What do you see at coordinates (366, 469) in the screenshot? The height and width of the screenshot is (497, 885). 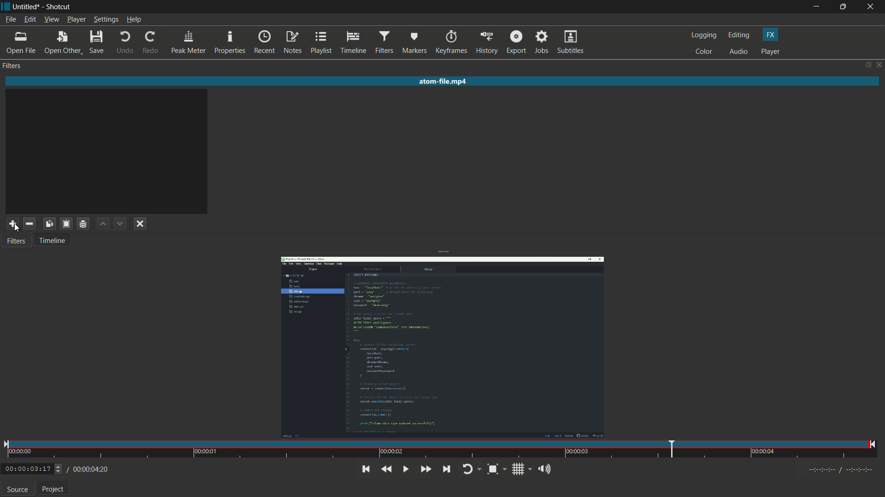 I see `skip to the previous point` at bounding box center [366, 469].